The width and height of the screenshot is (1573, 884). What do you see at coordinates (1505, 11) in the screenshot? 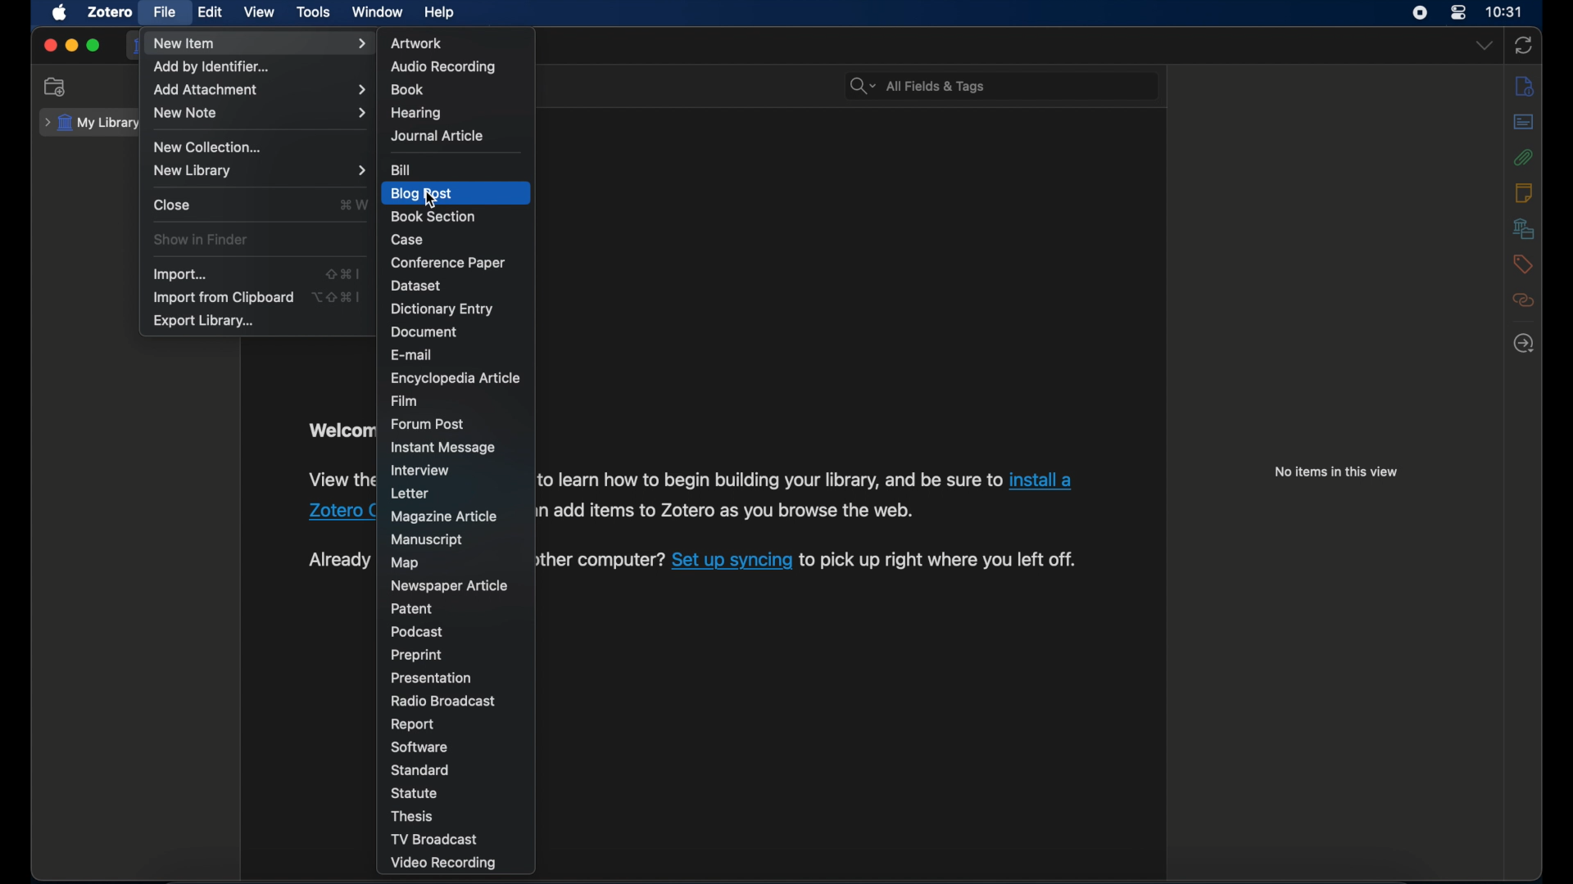
I see `time` at bounding box center [1505, 11].